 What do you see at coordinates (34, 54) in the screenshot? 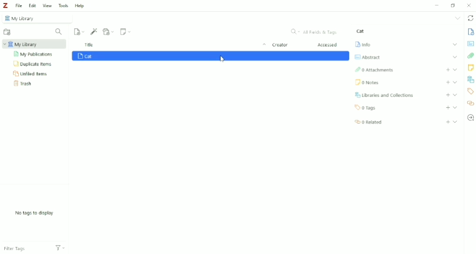
I see `My Publications` at bounding box center [34, 54].